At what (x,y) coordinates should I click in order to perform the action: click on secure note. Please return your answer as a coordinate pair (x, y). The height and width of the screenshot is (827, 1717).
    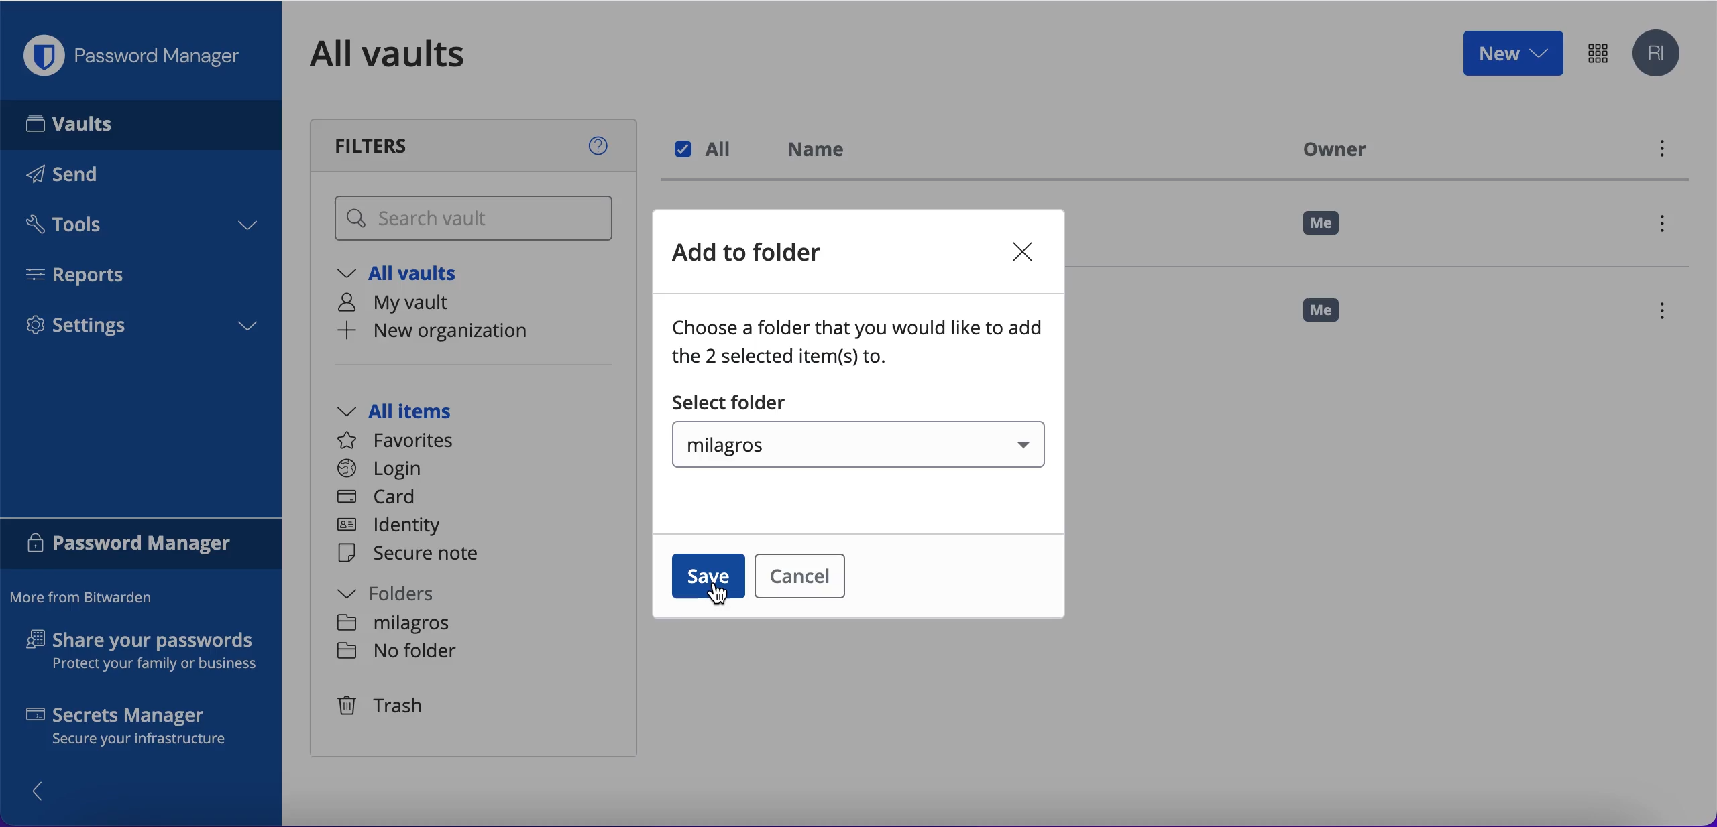
    Looking at the image, I should click on (414, 554).